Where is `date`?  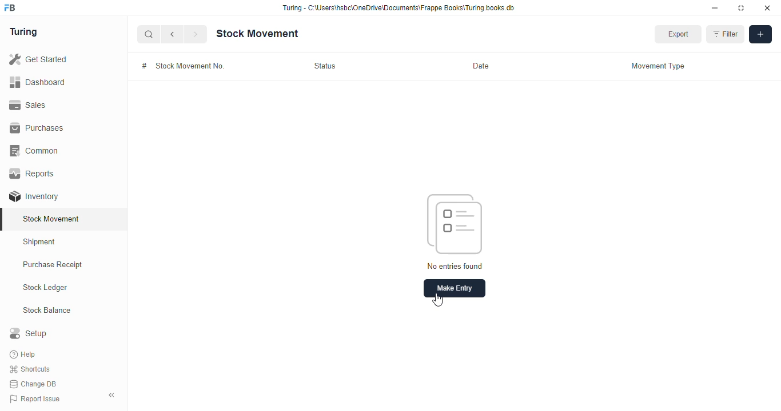
date is located at coordinates (481, 66).